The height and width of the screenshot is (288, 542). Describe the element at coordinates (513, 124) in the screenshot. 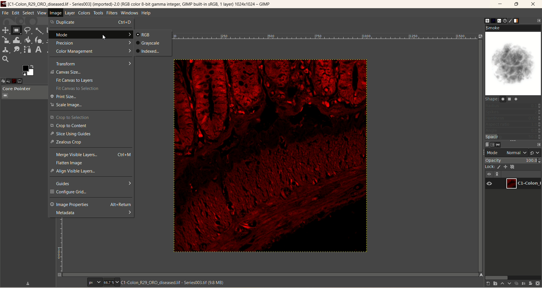

I see `aspect ratio` at that location.